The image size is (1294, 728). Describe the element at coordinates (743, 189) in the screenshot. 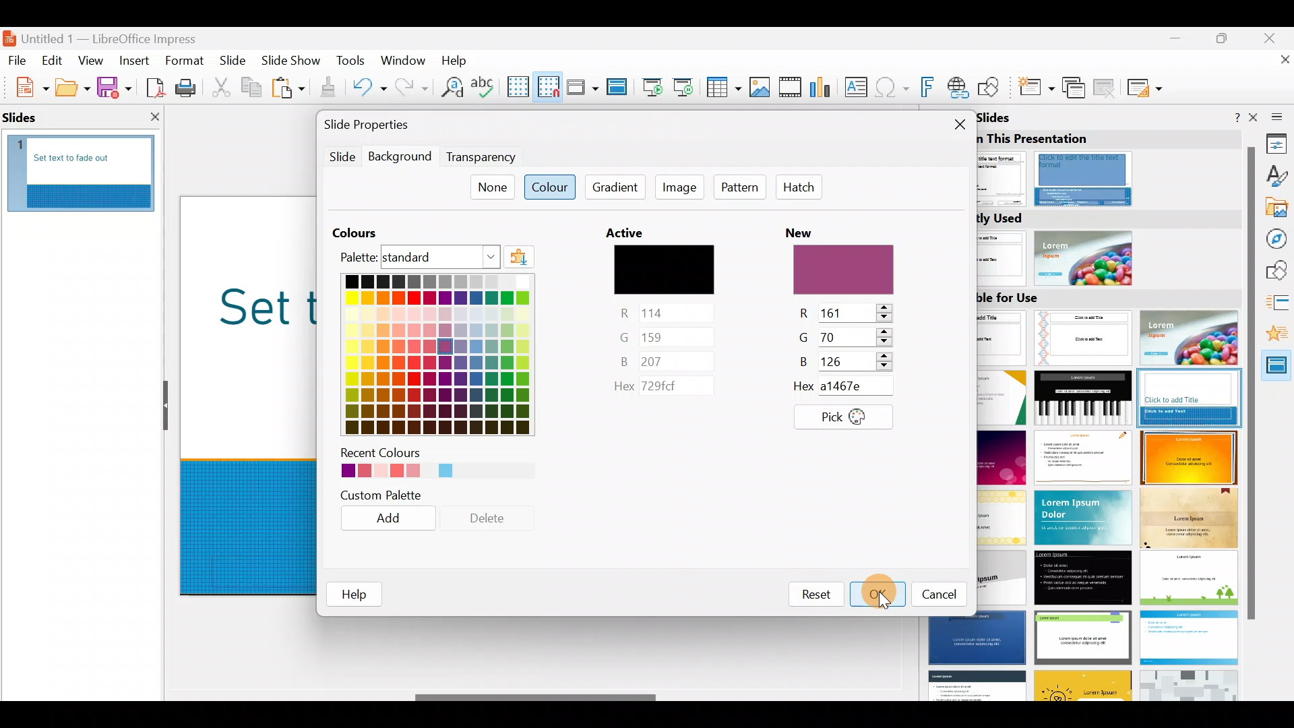

I see `Pattern` at that location.